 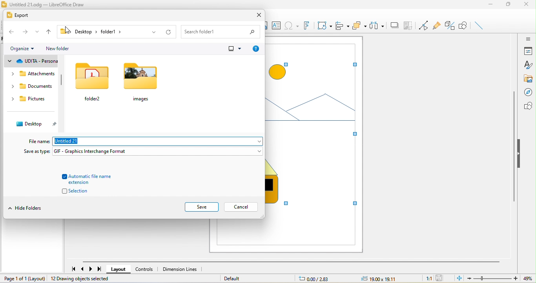 What do you see at coordinates (521, 155) in the screenshot?
I see `hide` at bounding box center [521, 155].